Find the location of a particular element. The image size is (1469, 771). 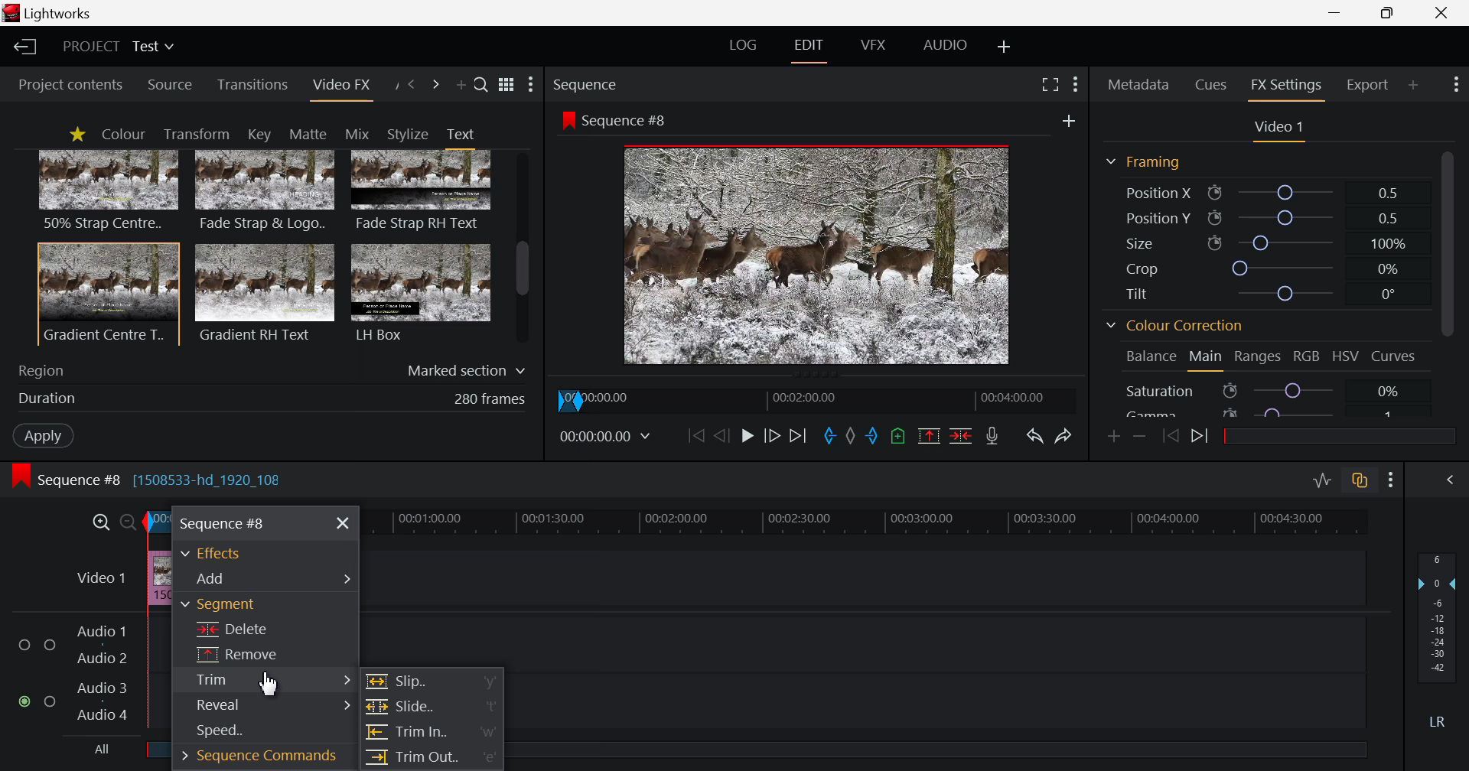

Add keyframe is located at coordinates (1111, 435).